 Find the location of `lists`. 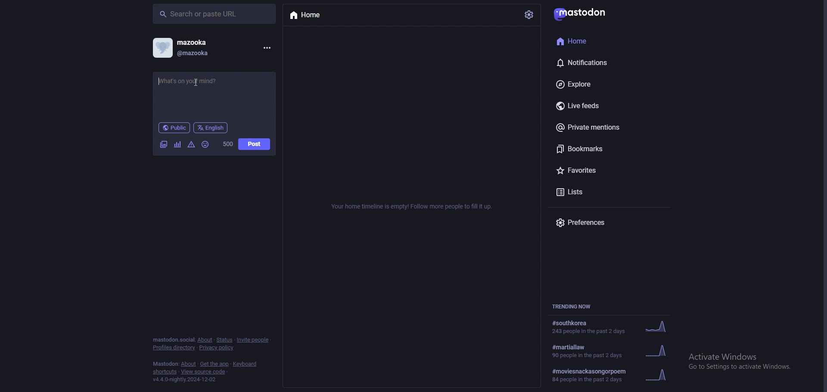

lists is located at coordinates (596, 193).